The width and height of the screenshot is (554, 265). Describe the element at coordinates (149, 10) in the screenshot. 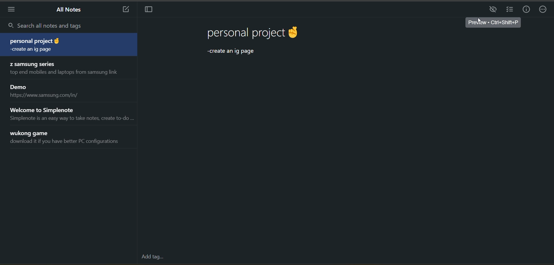

I see `toggle focus mode` at that location.